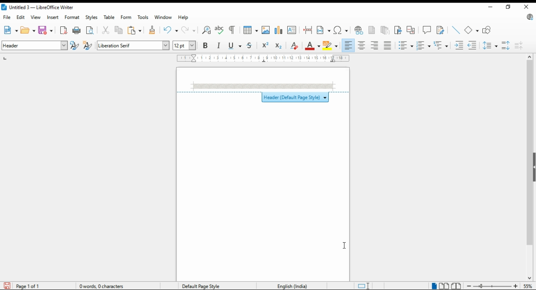 Image resolution: width=536 pixels, height=290 pixels. Describe the element at coordinates (372, 29) in the screenshot. I see `insert footnote` at that location.